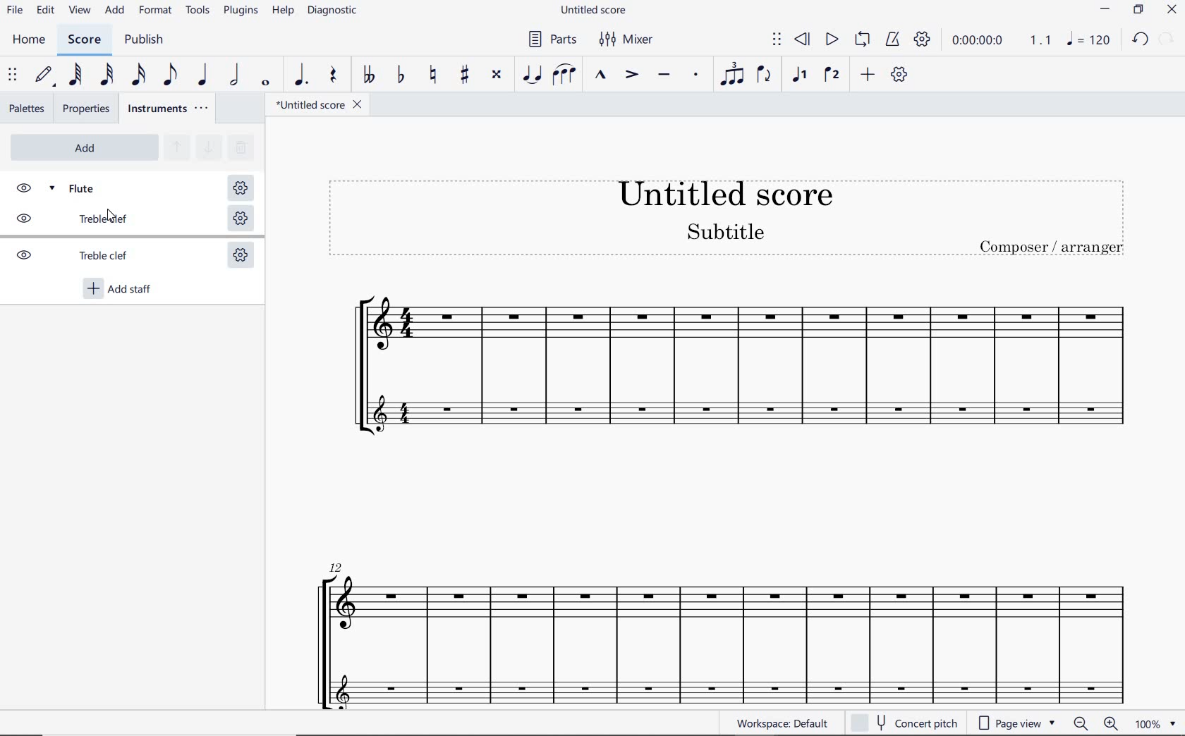  What do you see at coordinates (628, 42) in the screenshot?
I see `MIXER` at bounding box center [628, 42].